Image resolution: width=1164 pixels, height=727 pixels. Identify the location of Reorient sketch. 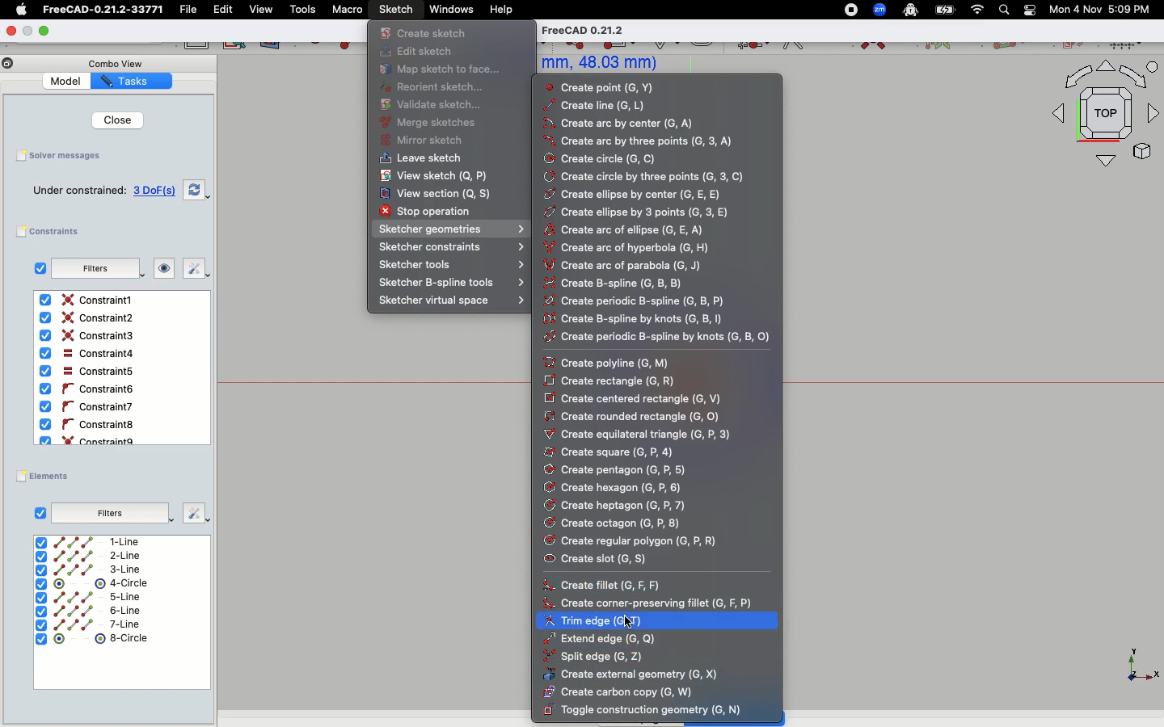
(445, 86).